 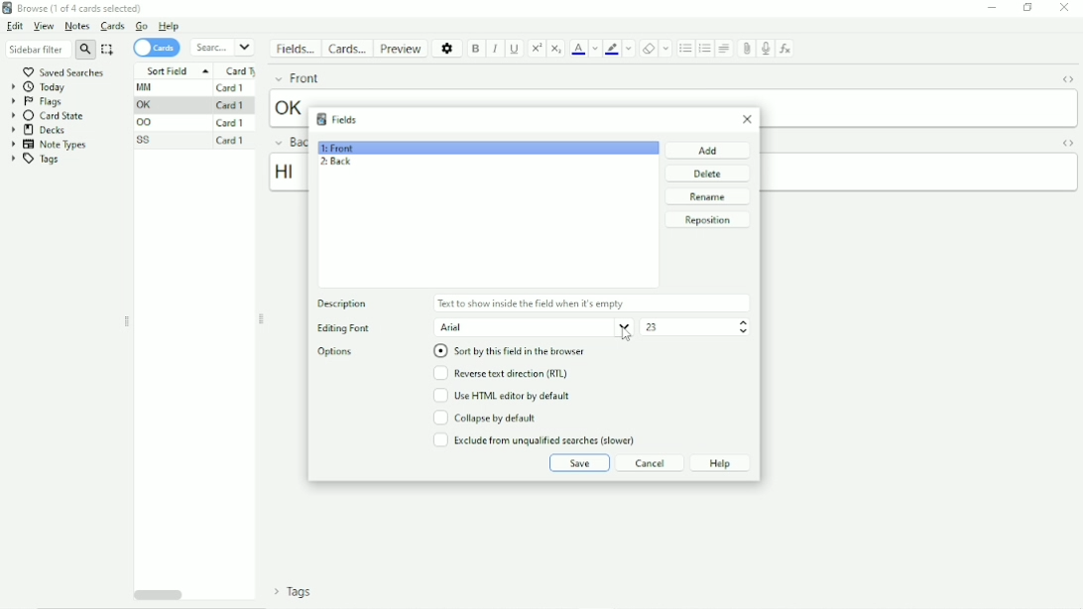 What do you see at coordinates (342, 329) in the screenshot?
I see `Editing Font` at bounding box center [342, 329].